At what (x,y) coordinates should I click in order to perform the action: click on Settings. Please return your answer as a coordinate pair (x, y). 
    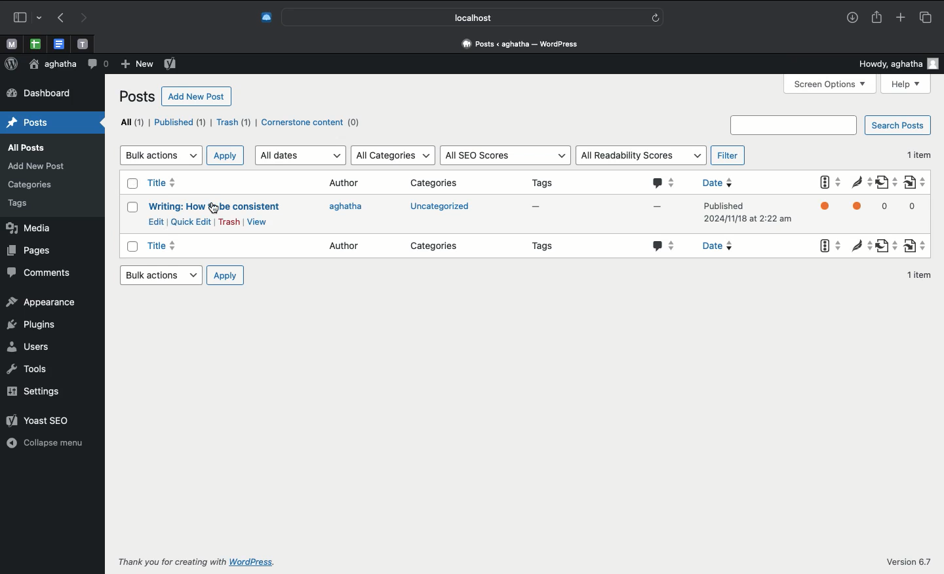
    Looking at the image, I should click on (34, 389).